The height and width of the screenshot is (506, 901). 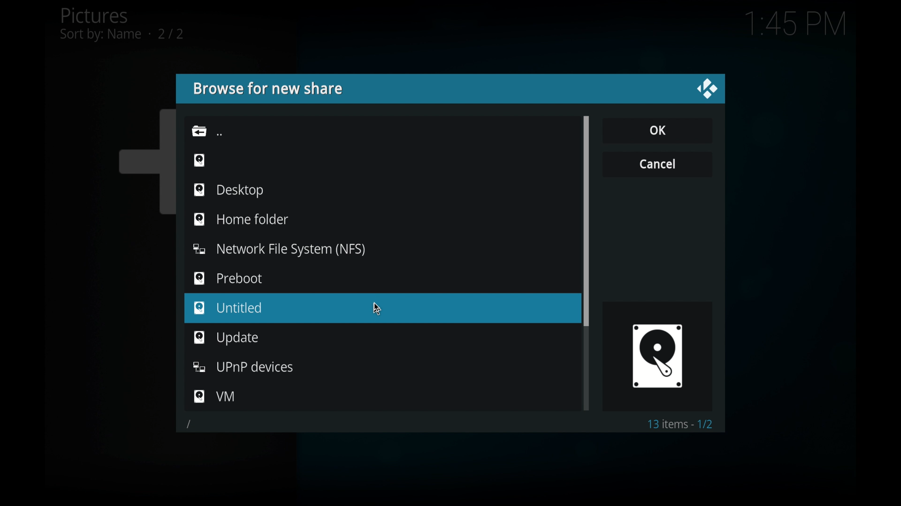 What do you see at coordinates (379, 310) in the screenshot?
I see `cursor` at bounding box center [379, 310].